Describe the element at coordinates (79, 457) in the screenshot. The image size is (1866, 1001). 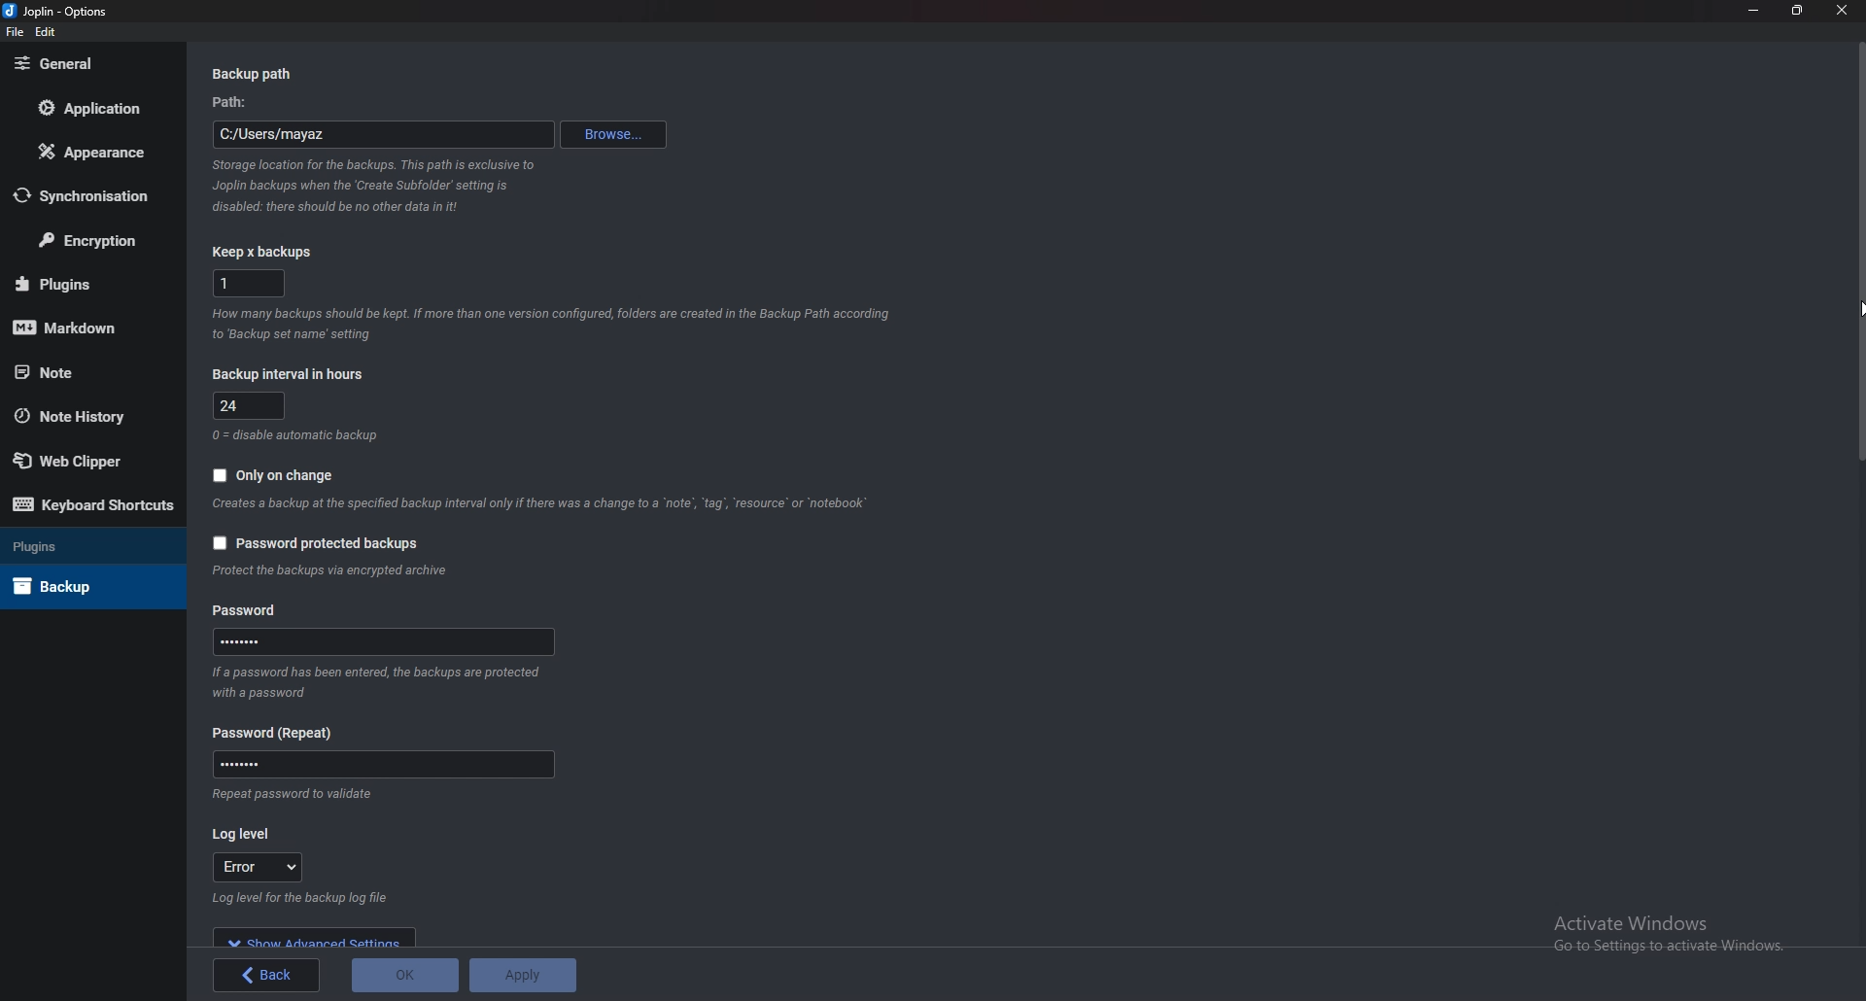
I see `Web Clipper` at that location.